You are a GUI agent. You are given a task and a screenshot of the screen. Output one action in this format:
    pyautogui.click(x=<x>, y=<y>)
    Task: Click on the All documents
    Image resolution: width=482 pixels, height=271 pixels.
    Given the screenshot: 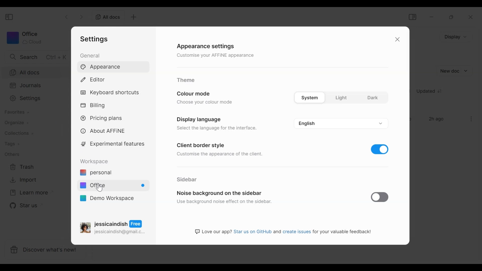 What is the action you would take?
    pyautogui.click(x=35, y=72)
    